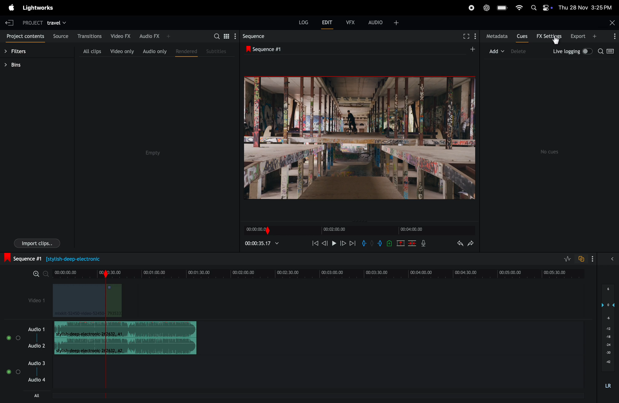  I want to click on transactions, so click(90, 35).